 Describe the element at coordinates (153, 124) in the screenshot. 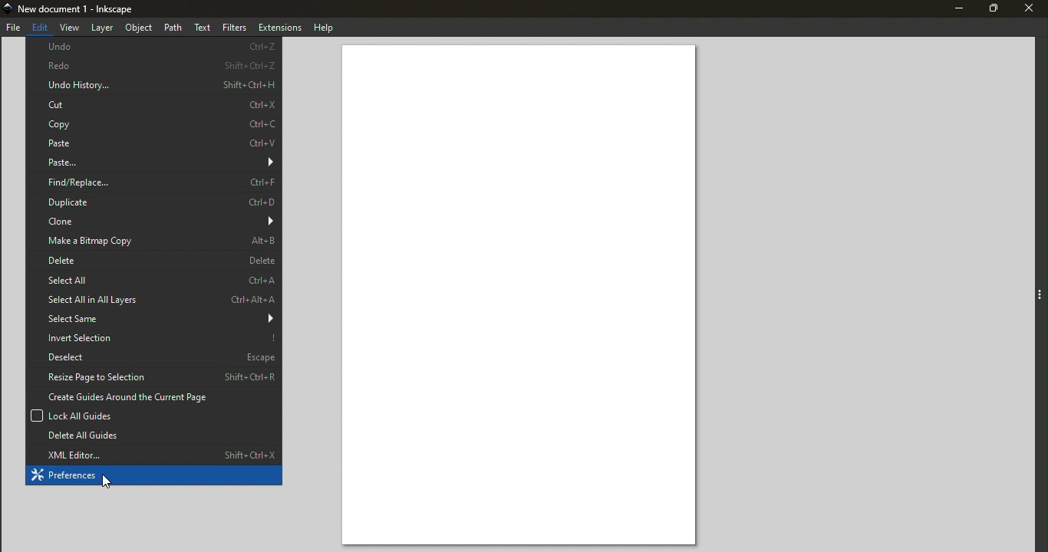

I see `Copy` at that location.